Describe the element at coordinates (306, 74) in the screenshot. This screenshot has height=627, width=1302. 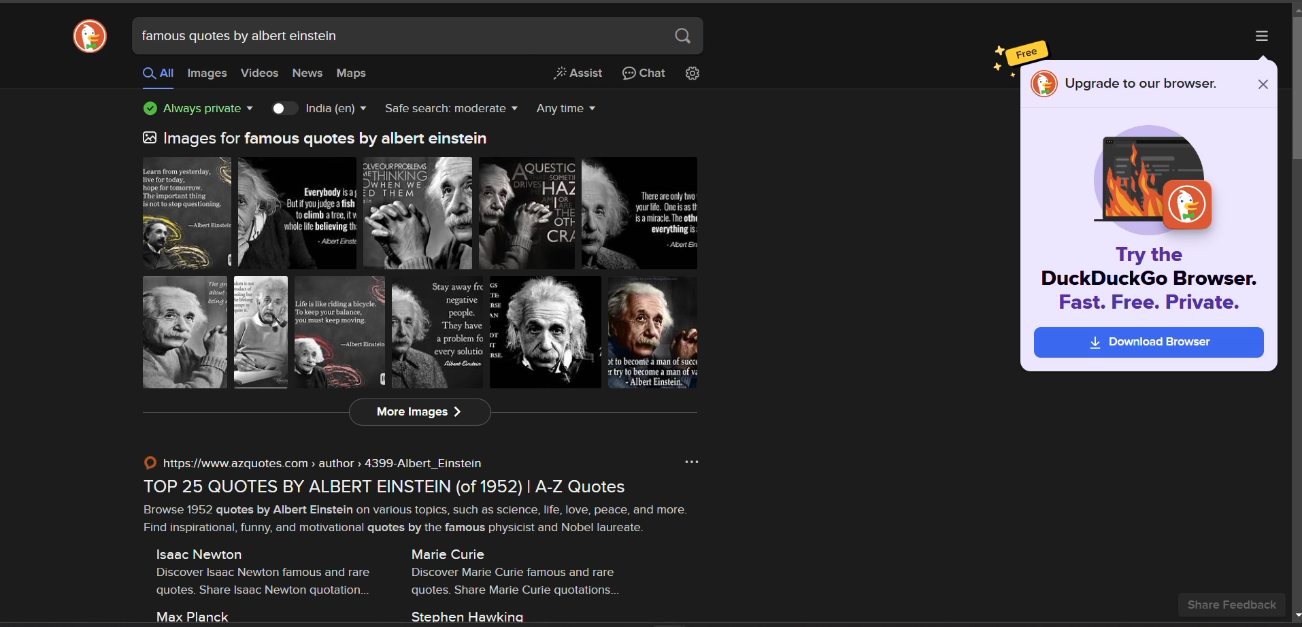
I see `news` at that location.